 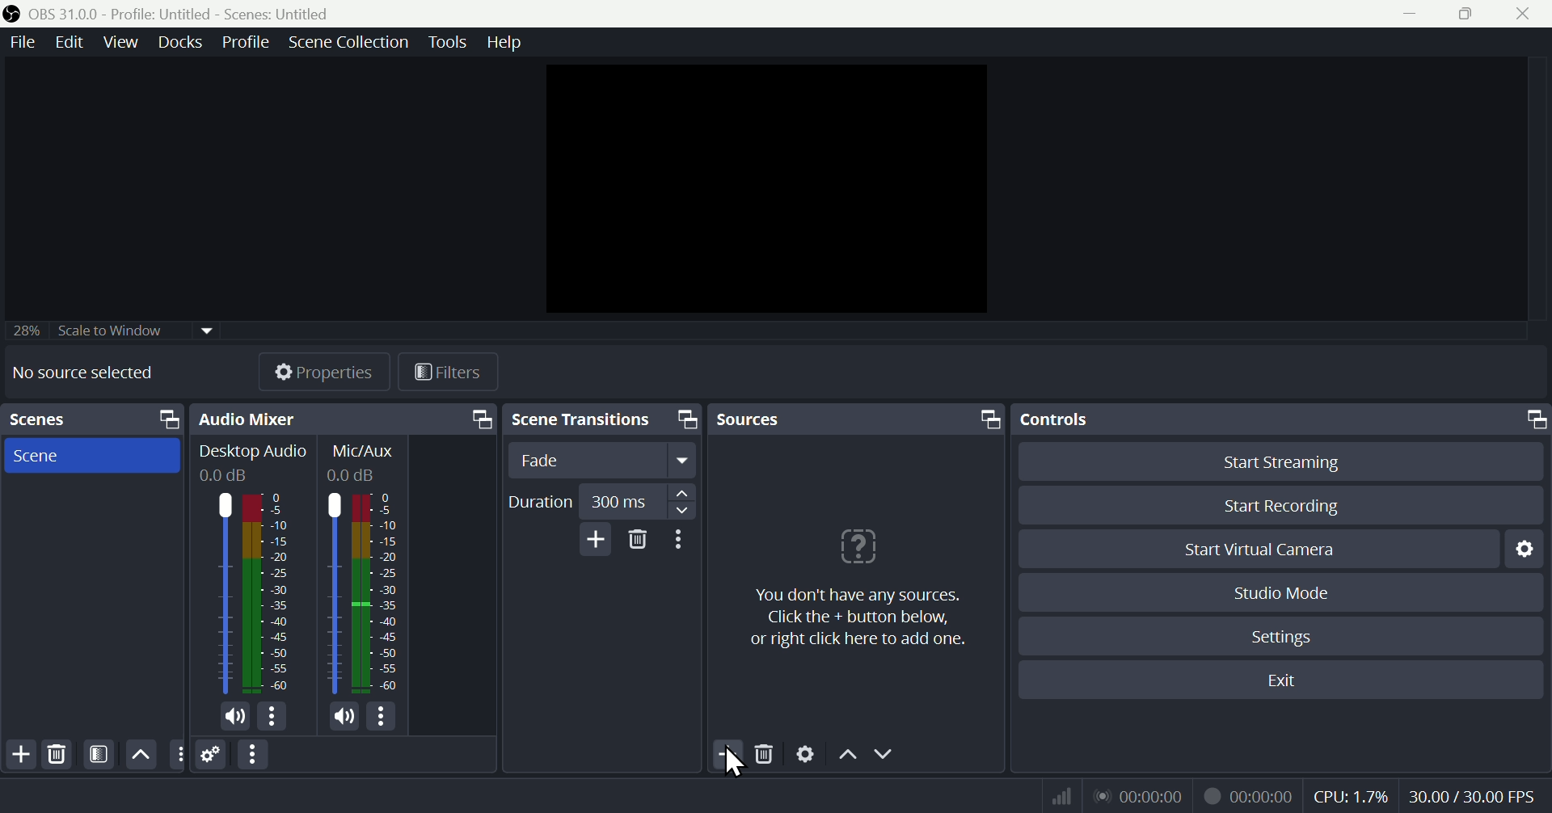 I want to click on Tools, so click(x=450, y=42).